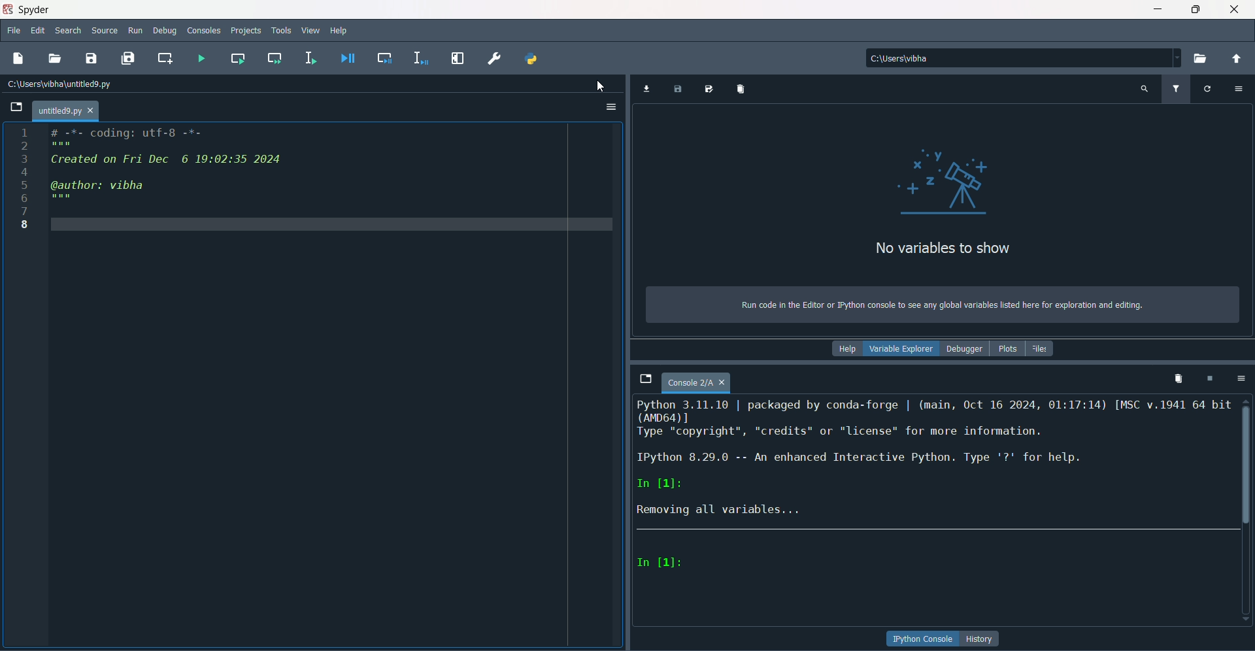 The height and width of the screenshot is (651, 1255). I want to click on options, so click(1239, 378).